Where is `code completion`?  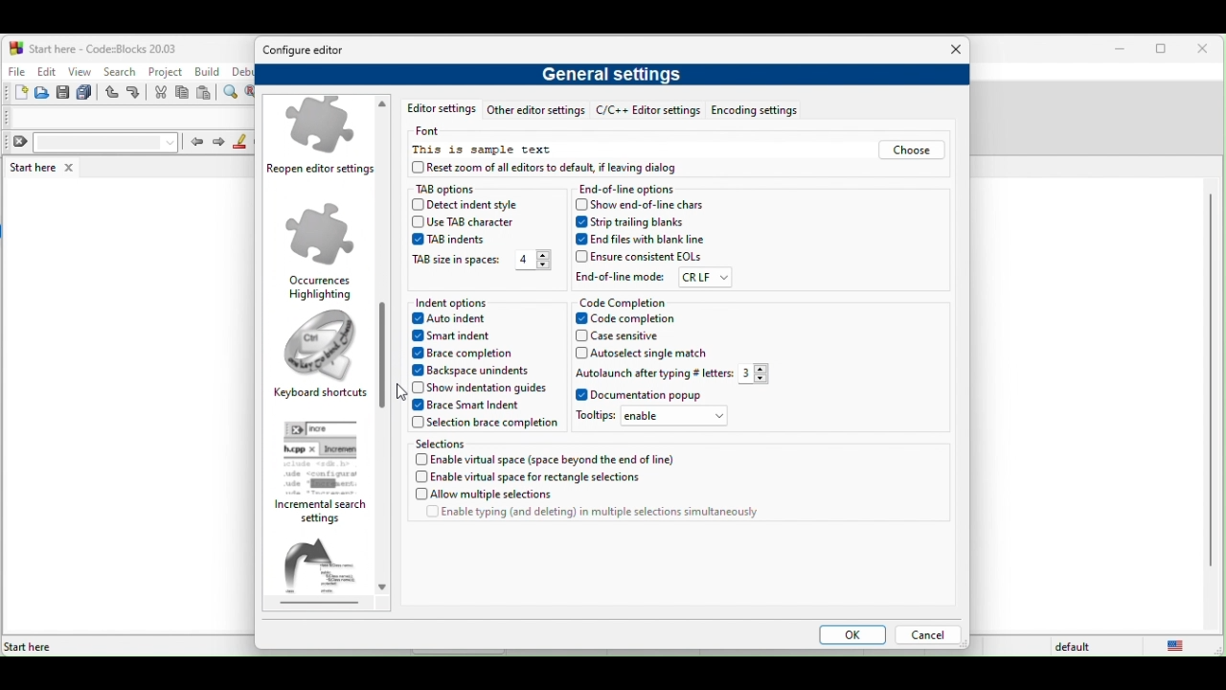 code completion is located at coordinates (642, 319).